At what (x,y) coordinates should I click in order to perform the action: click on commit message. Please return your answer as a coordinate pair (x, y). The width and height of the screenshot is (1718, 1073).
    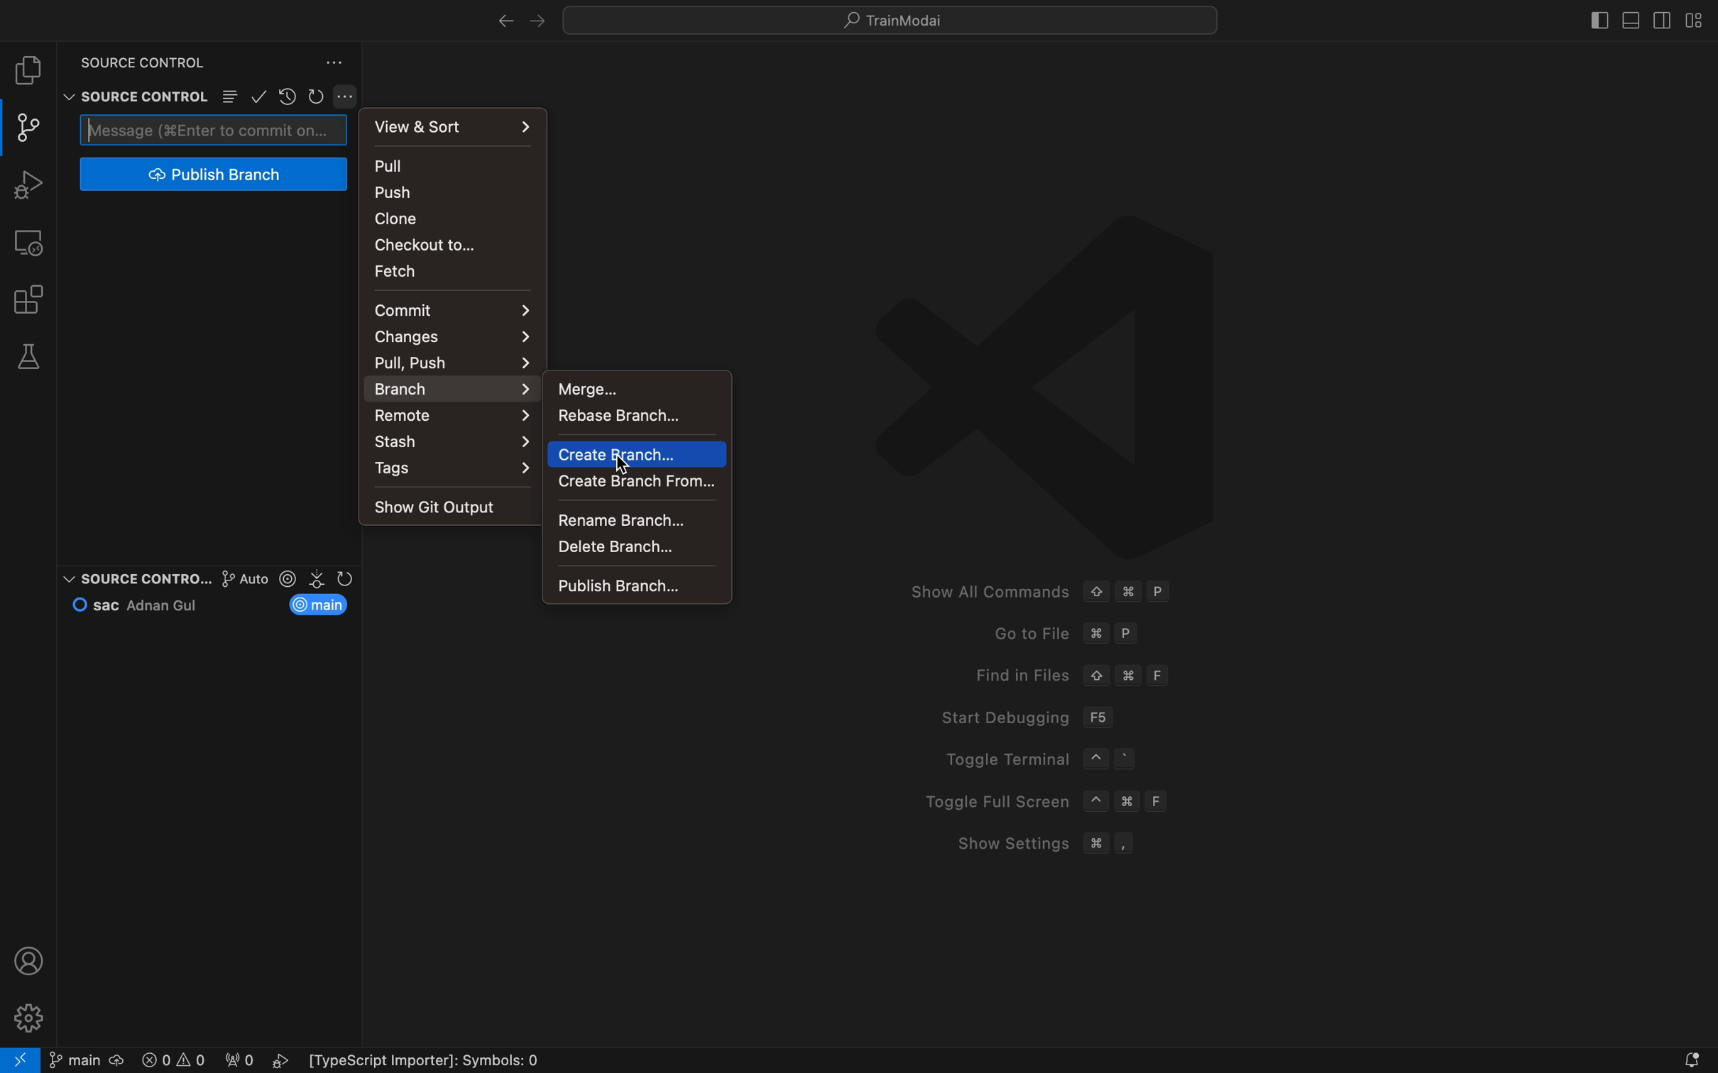
    Looking at the image, I should click on (214, 128).